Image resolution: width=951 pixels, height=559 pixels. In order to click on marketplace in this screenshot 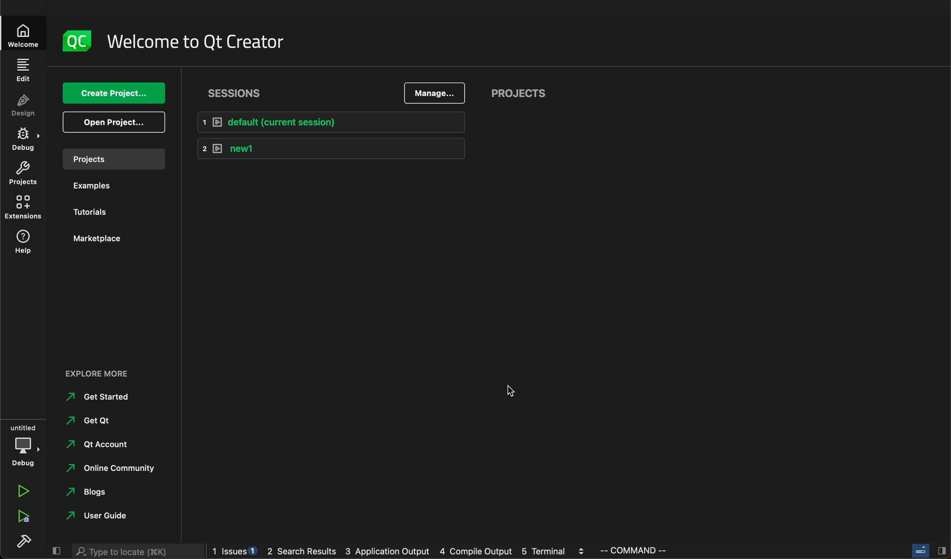, I will do `click(102, 240)`.